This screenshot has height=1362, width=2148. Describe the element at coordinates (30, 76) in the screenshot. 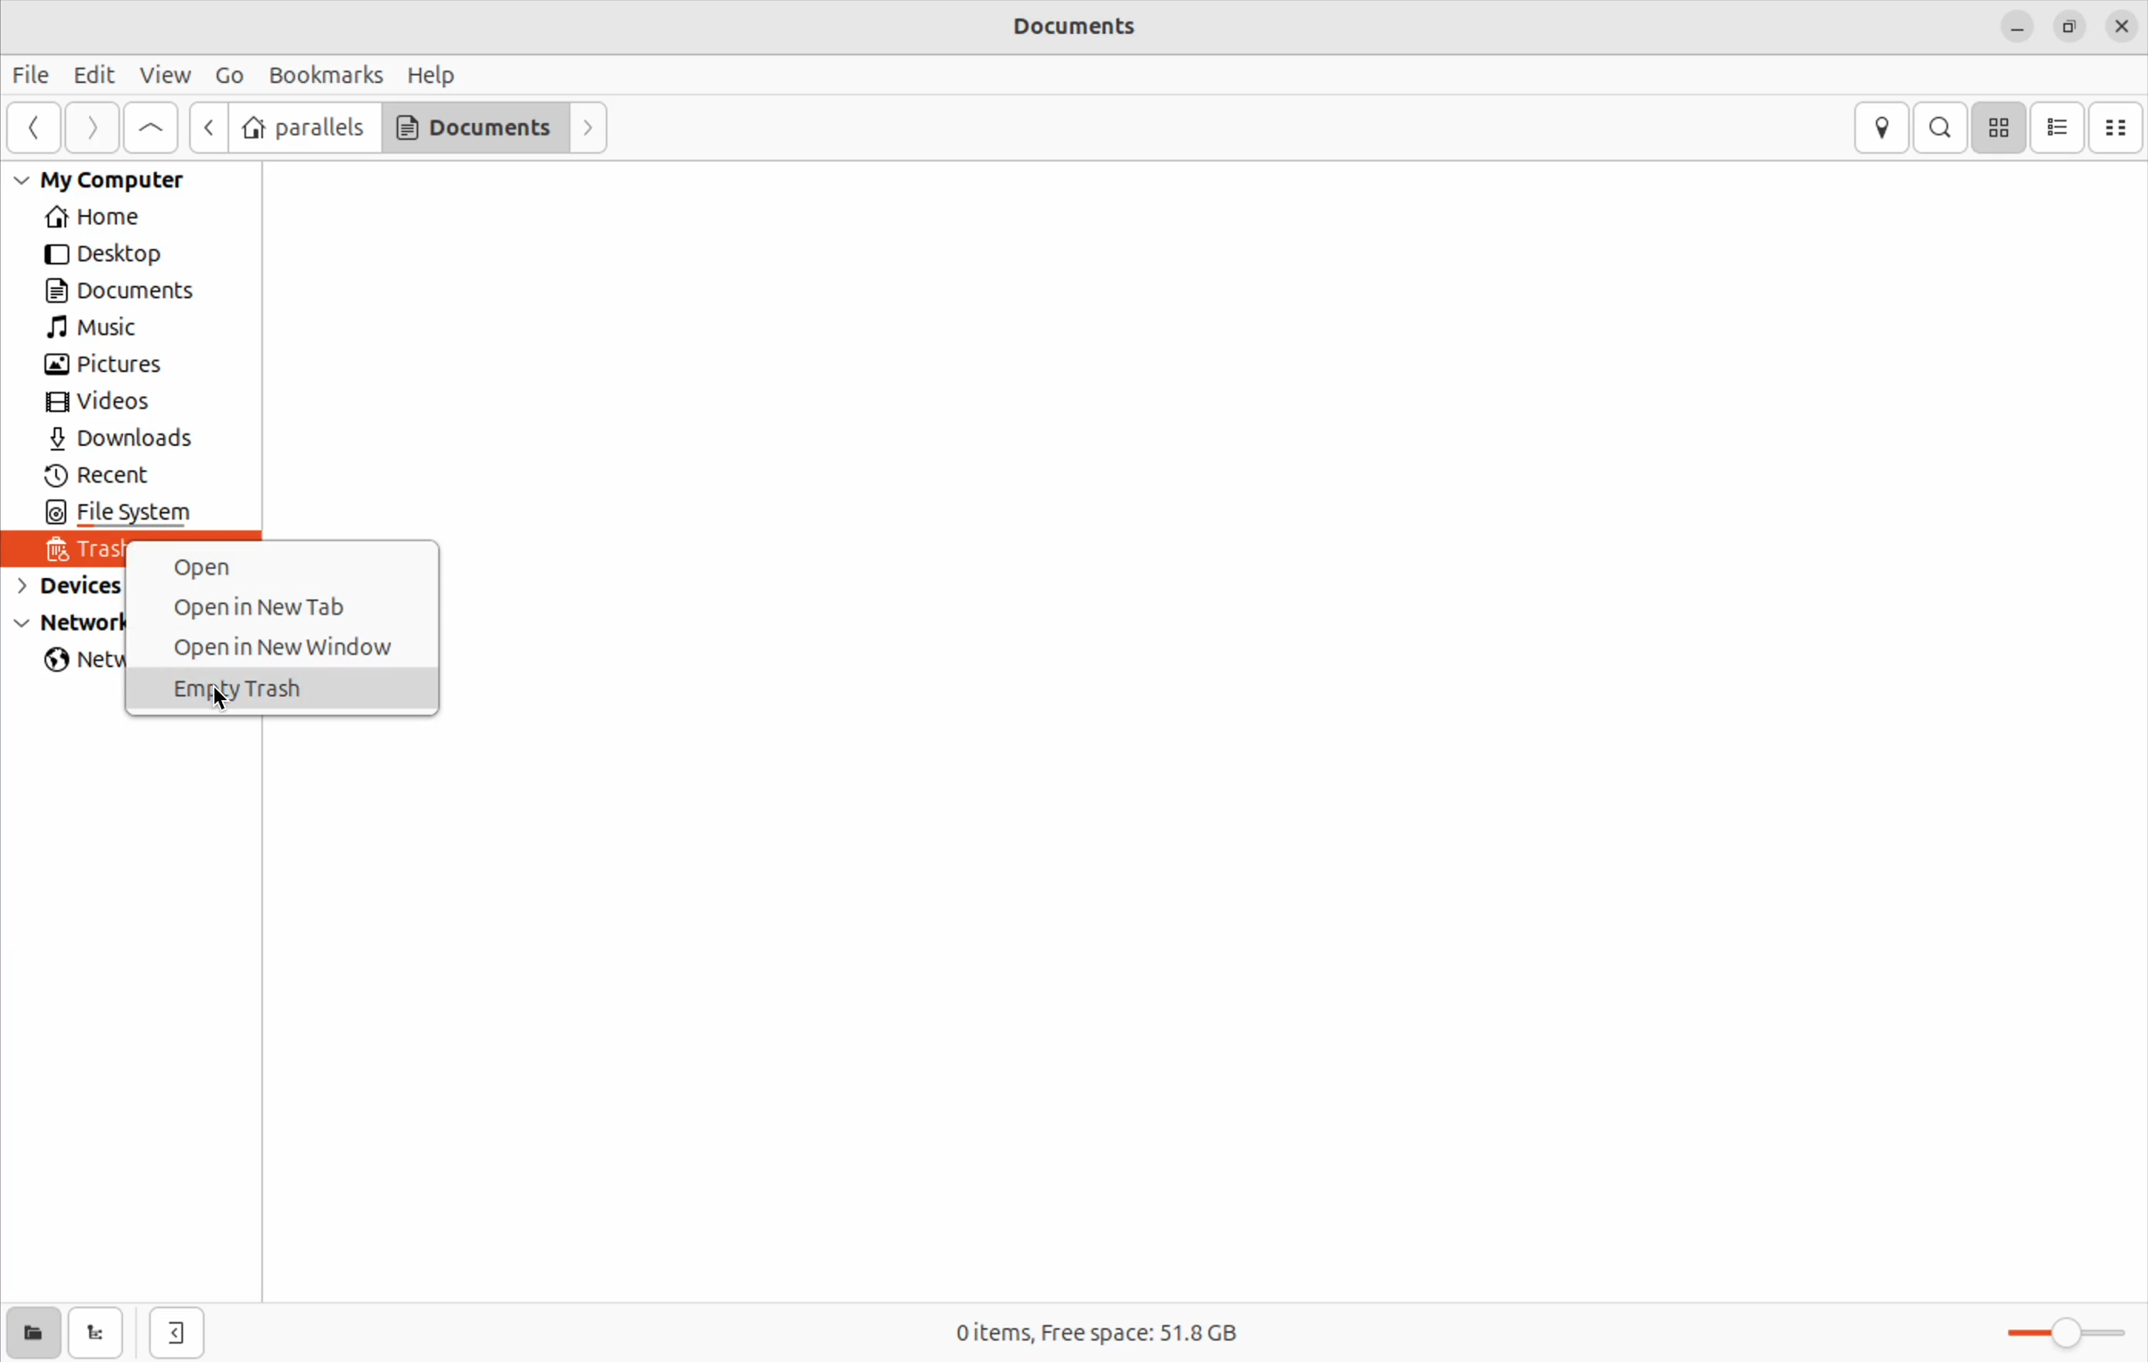

I see `File` at that location.